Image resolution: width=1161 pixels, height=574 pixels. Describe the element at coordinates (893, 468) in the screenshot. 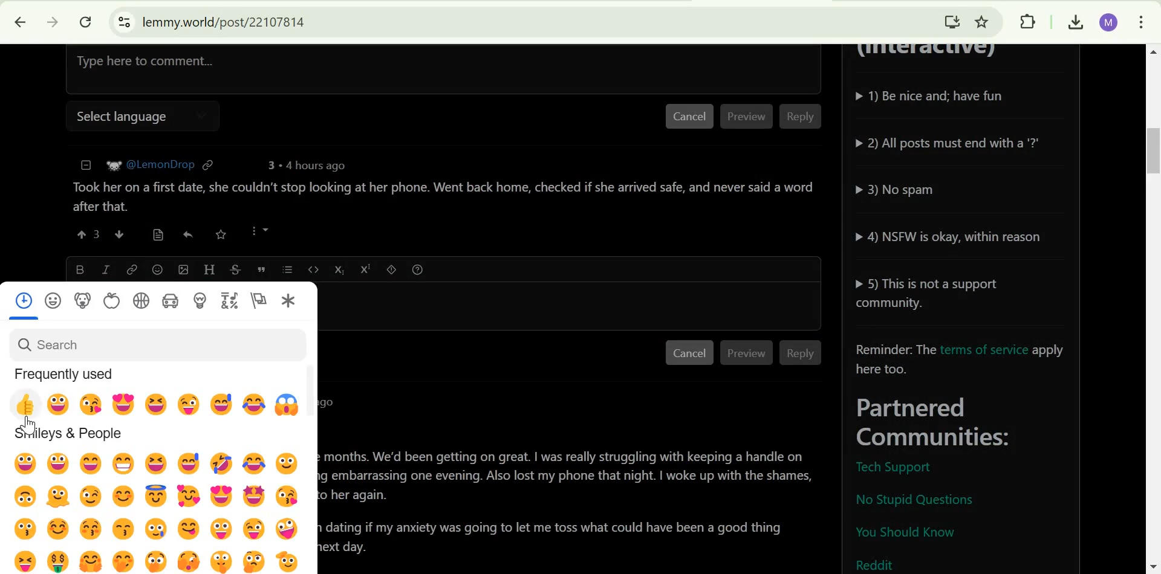

I see `Tech Support` at that location.